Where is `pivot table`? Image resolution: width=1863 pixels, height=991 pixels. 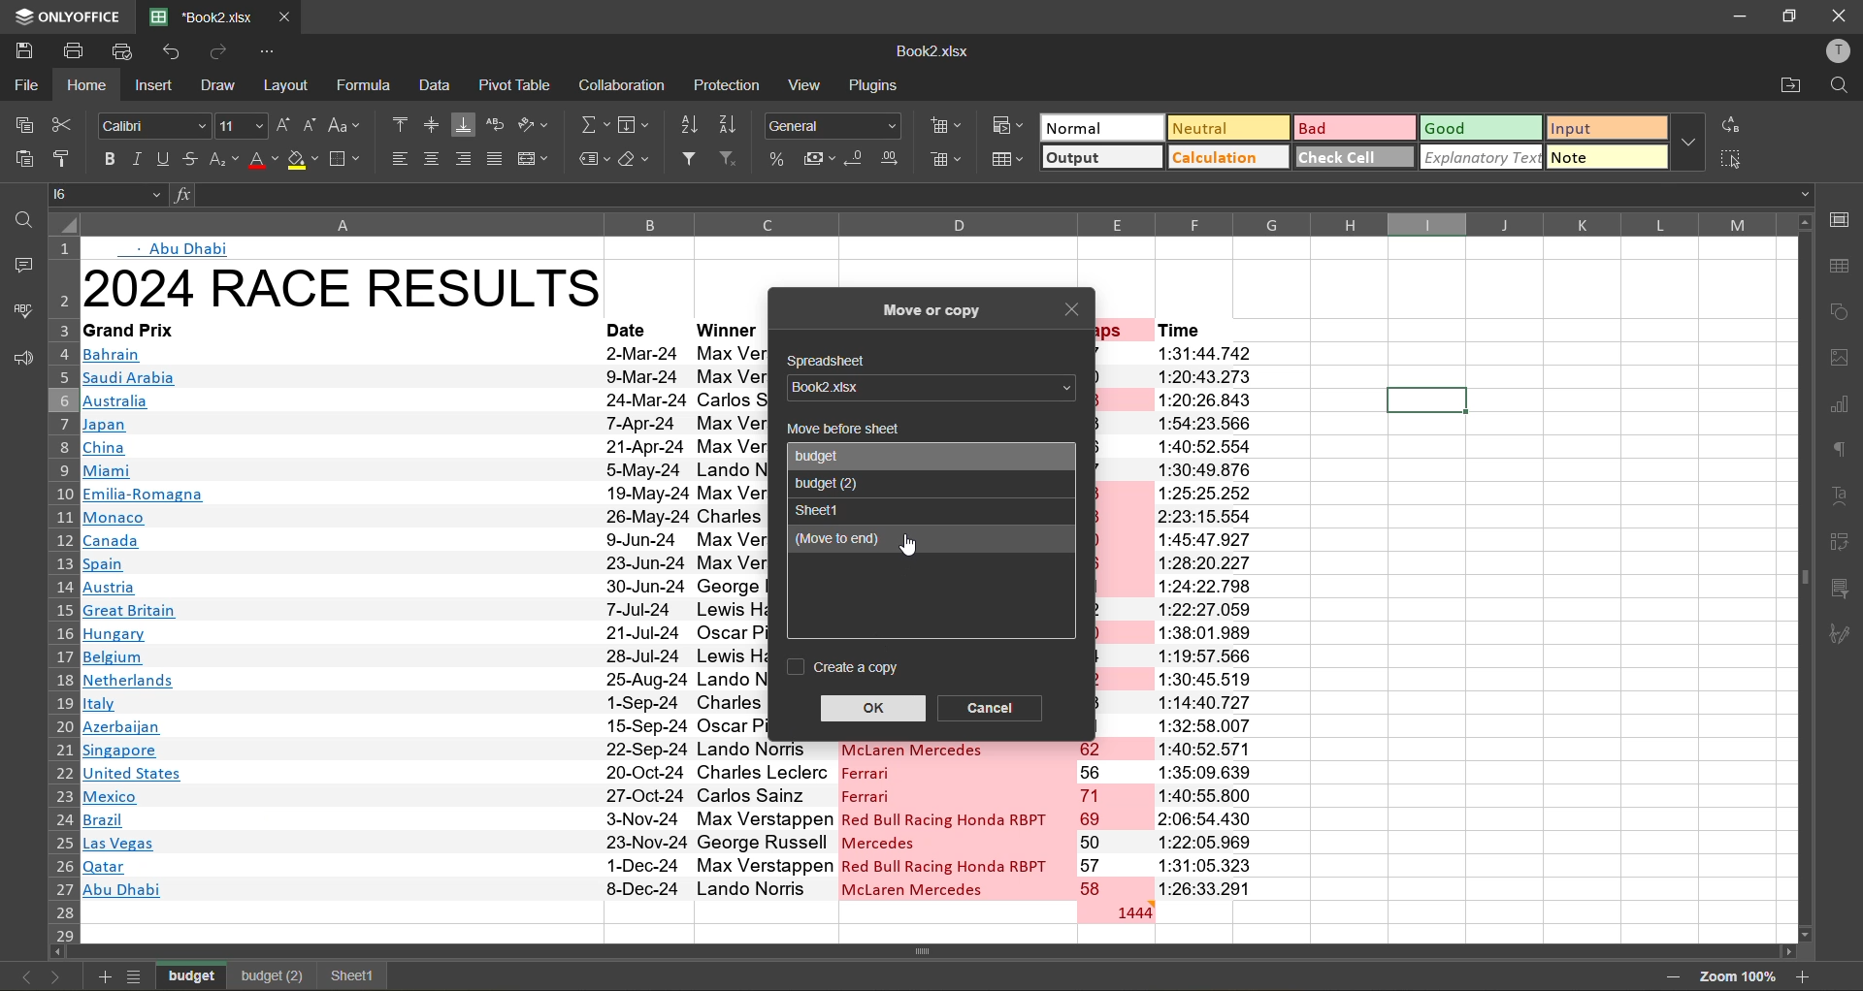 pivot table is located at coordinates (517, 83).